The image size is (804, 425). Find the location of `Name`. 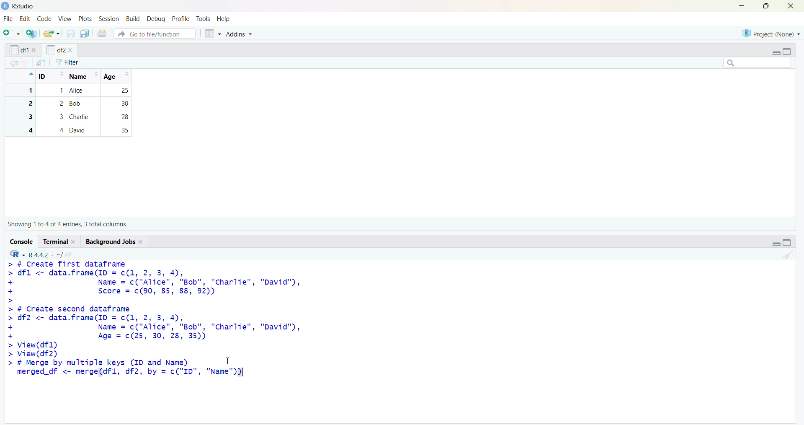

Name is located at coordinates (83, 76).